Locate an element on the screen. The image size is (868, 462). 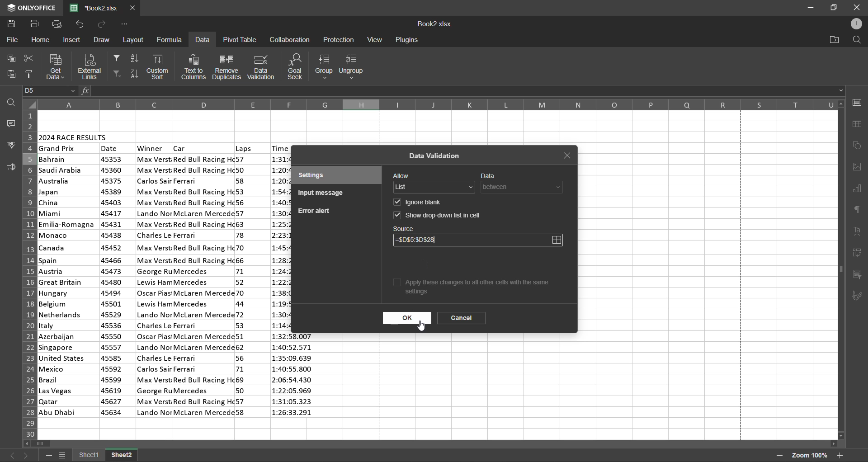
select data range is located at coordinates (560, 240).